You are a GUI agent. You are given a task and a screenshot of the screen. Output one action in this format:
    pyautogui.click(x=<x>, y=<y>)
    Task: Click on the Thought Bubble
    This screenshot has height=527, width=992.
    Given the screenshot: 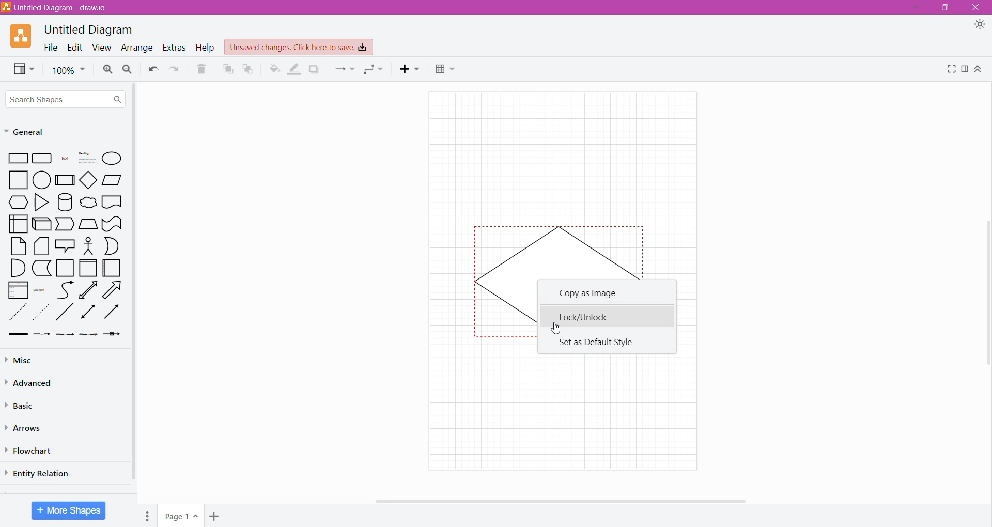 What is the action you would take?
    pyautogui.click(x=88, y=204)
    